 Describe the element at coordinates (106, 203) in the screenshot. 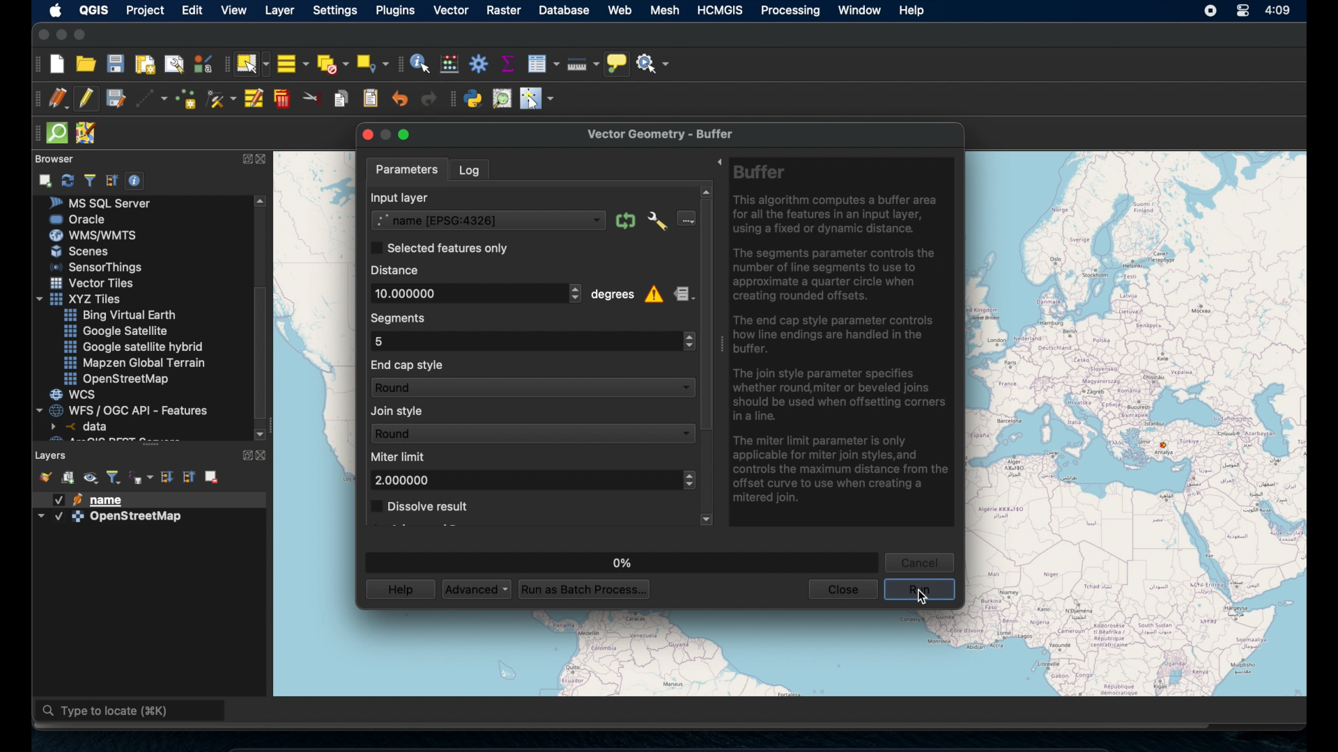

I see `ms sql server` at that location.